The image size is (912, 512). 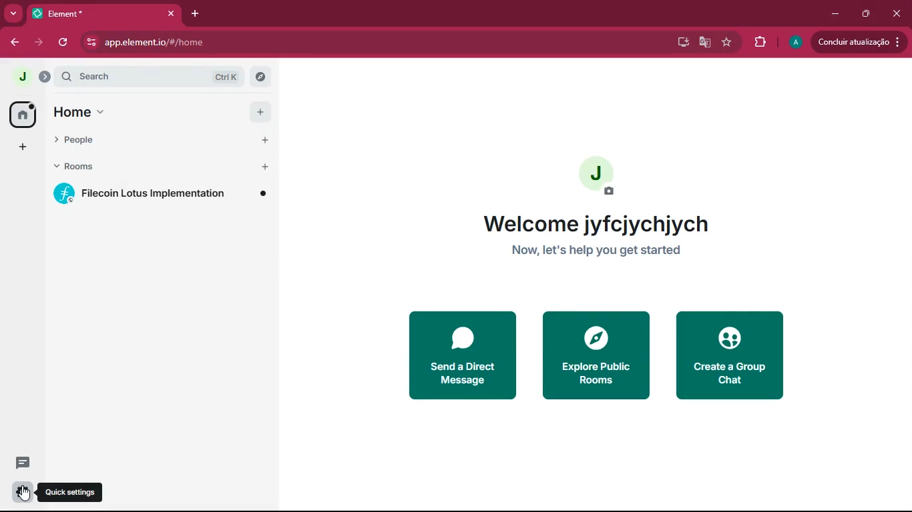 I want to click on back, so click(x=13, y=41).